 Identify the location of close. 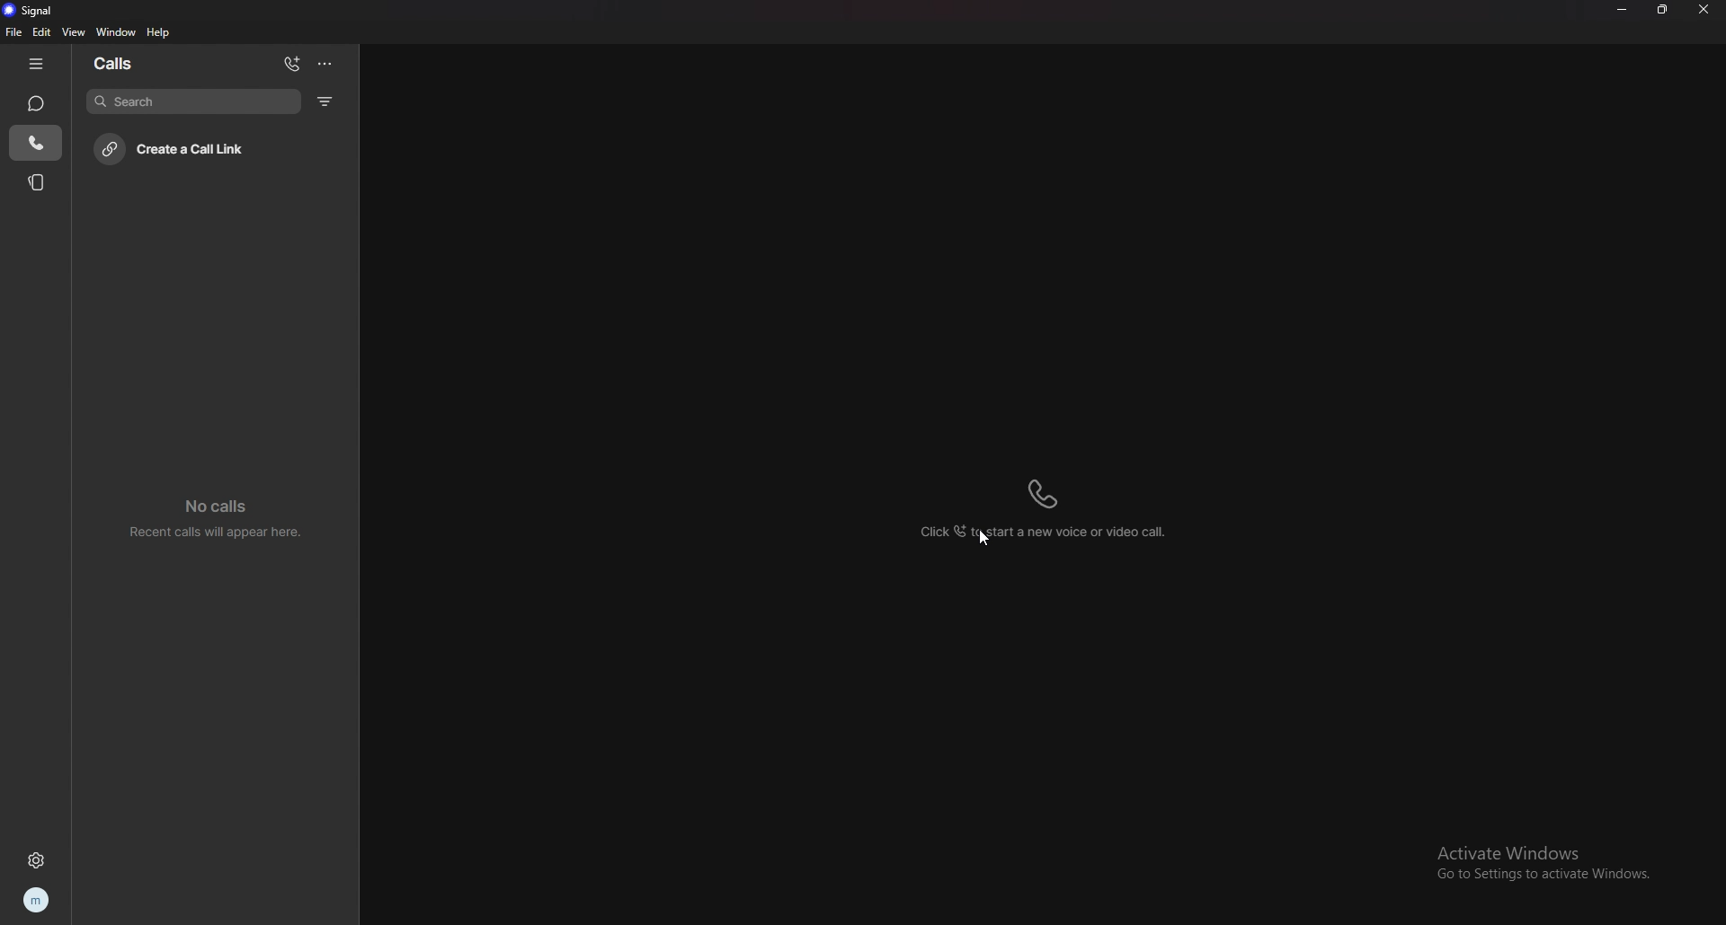
(1707, 9).